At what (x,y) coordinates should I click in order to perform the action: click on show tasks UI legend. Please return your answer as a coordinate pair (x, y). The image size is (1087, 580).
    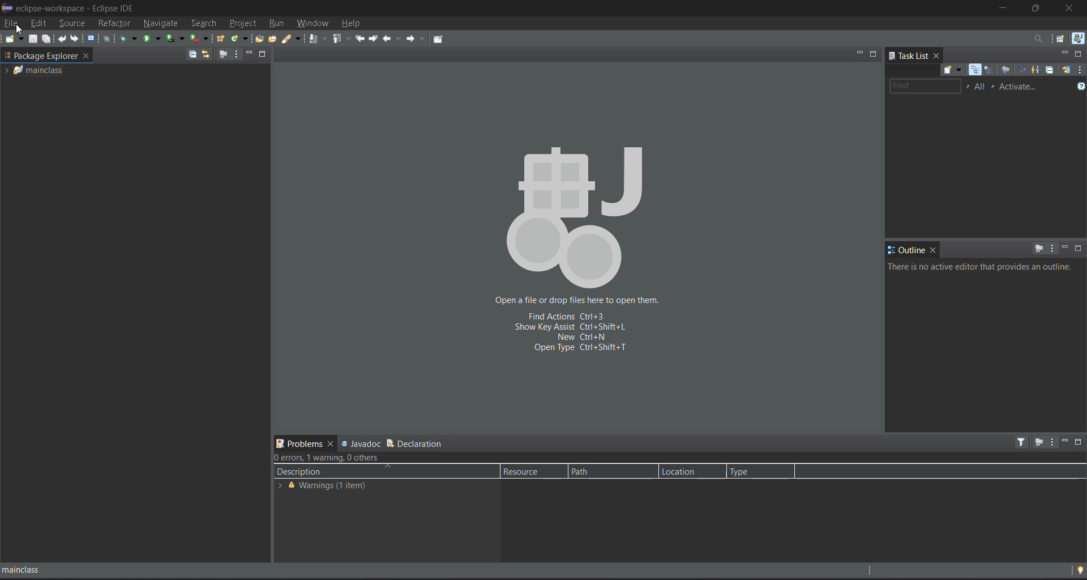
    Looking at the image, I should click on (1080, 87).